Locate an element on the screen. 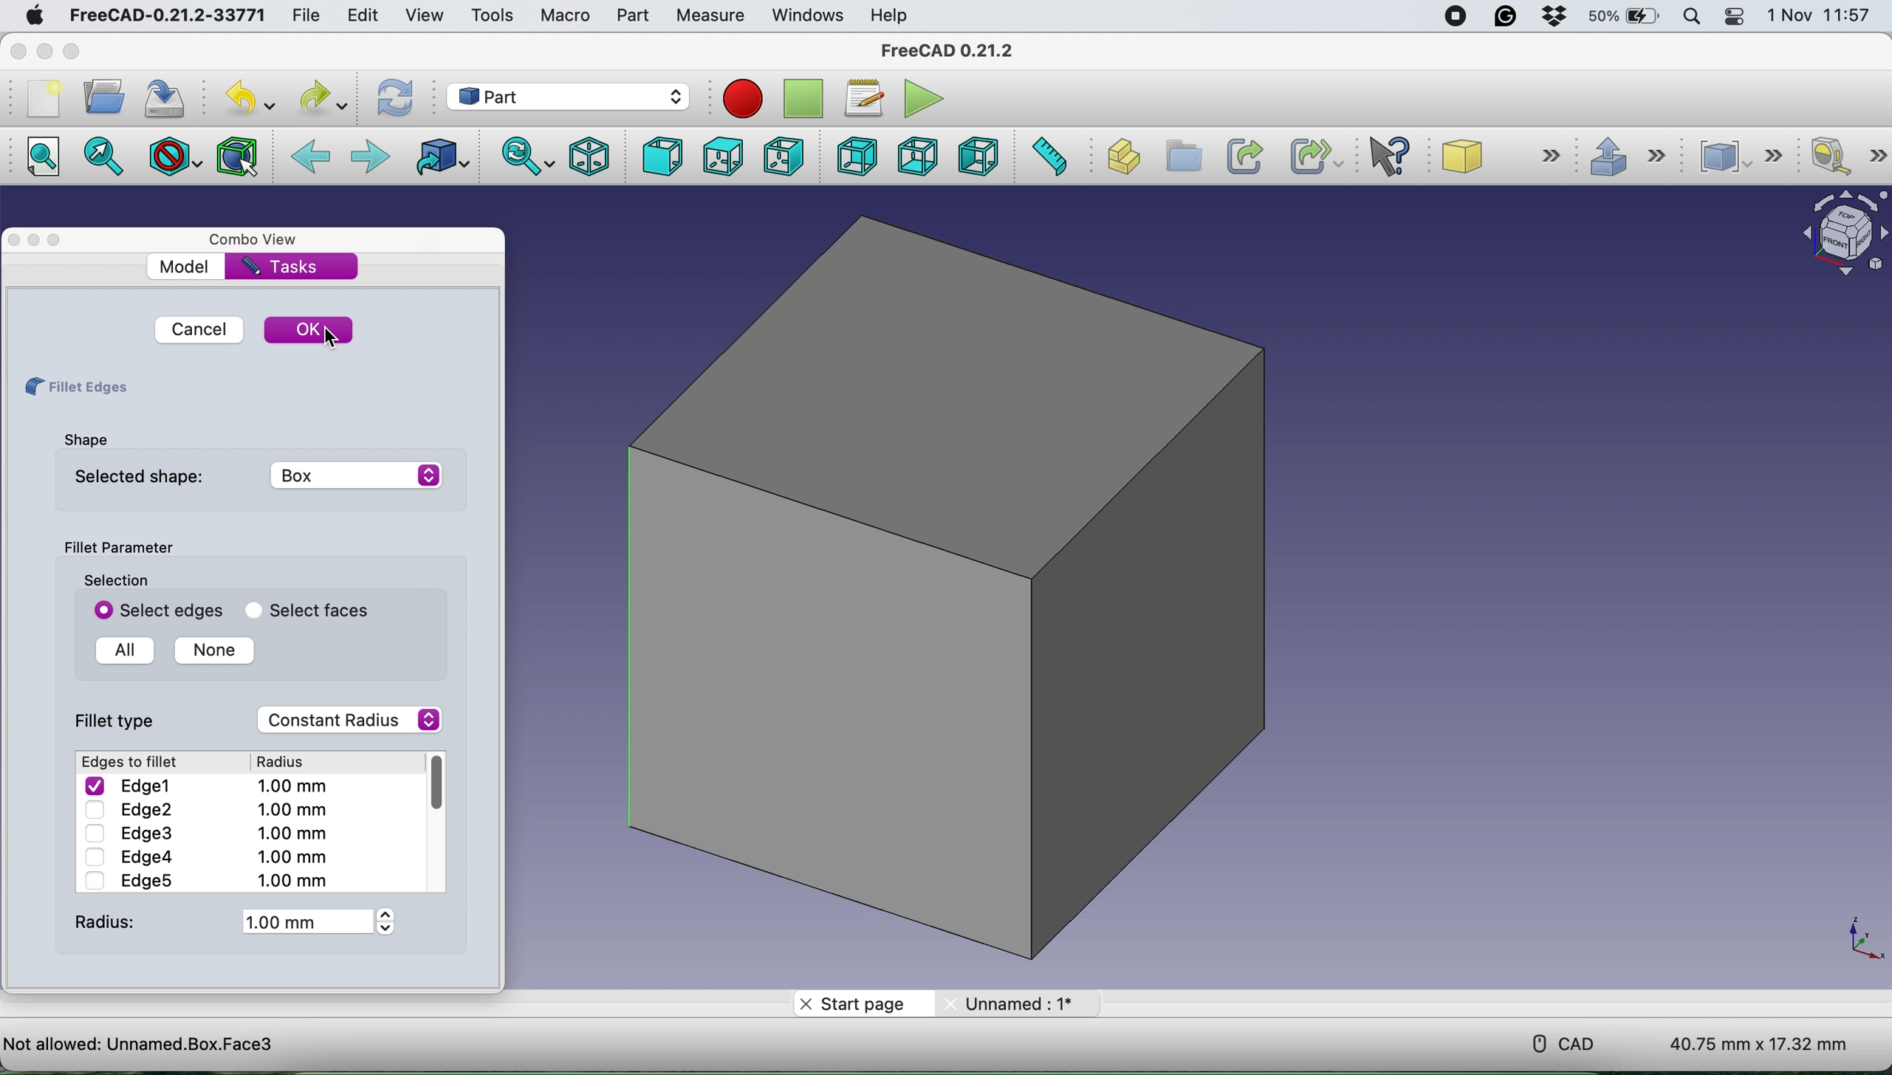  grammarly is located at coordinates (1510, 17).